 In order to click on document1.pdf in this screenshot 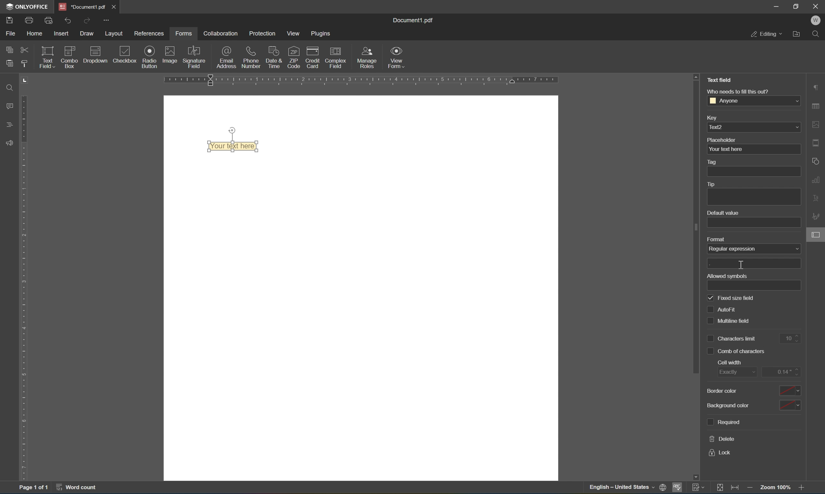, I will do `click(415, 20)`.